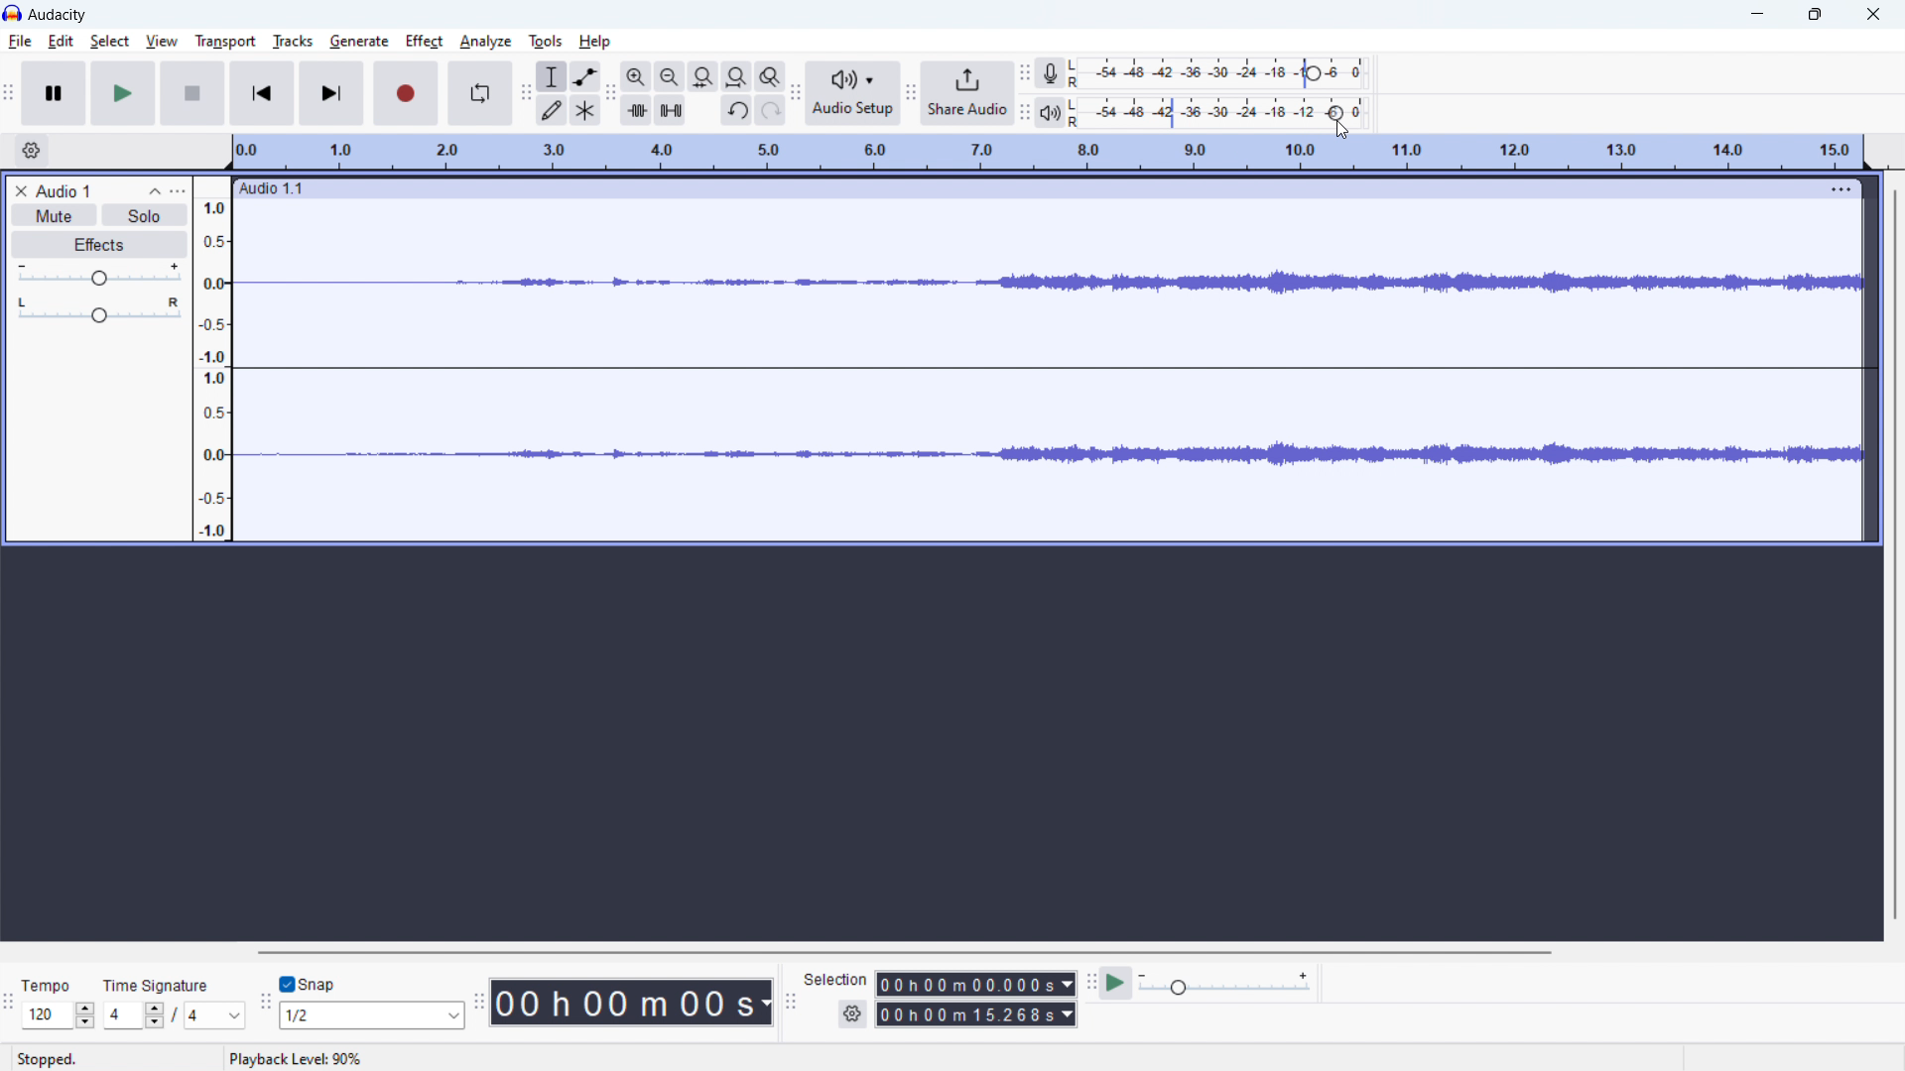  I want to click on stop, so click(191, 92).